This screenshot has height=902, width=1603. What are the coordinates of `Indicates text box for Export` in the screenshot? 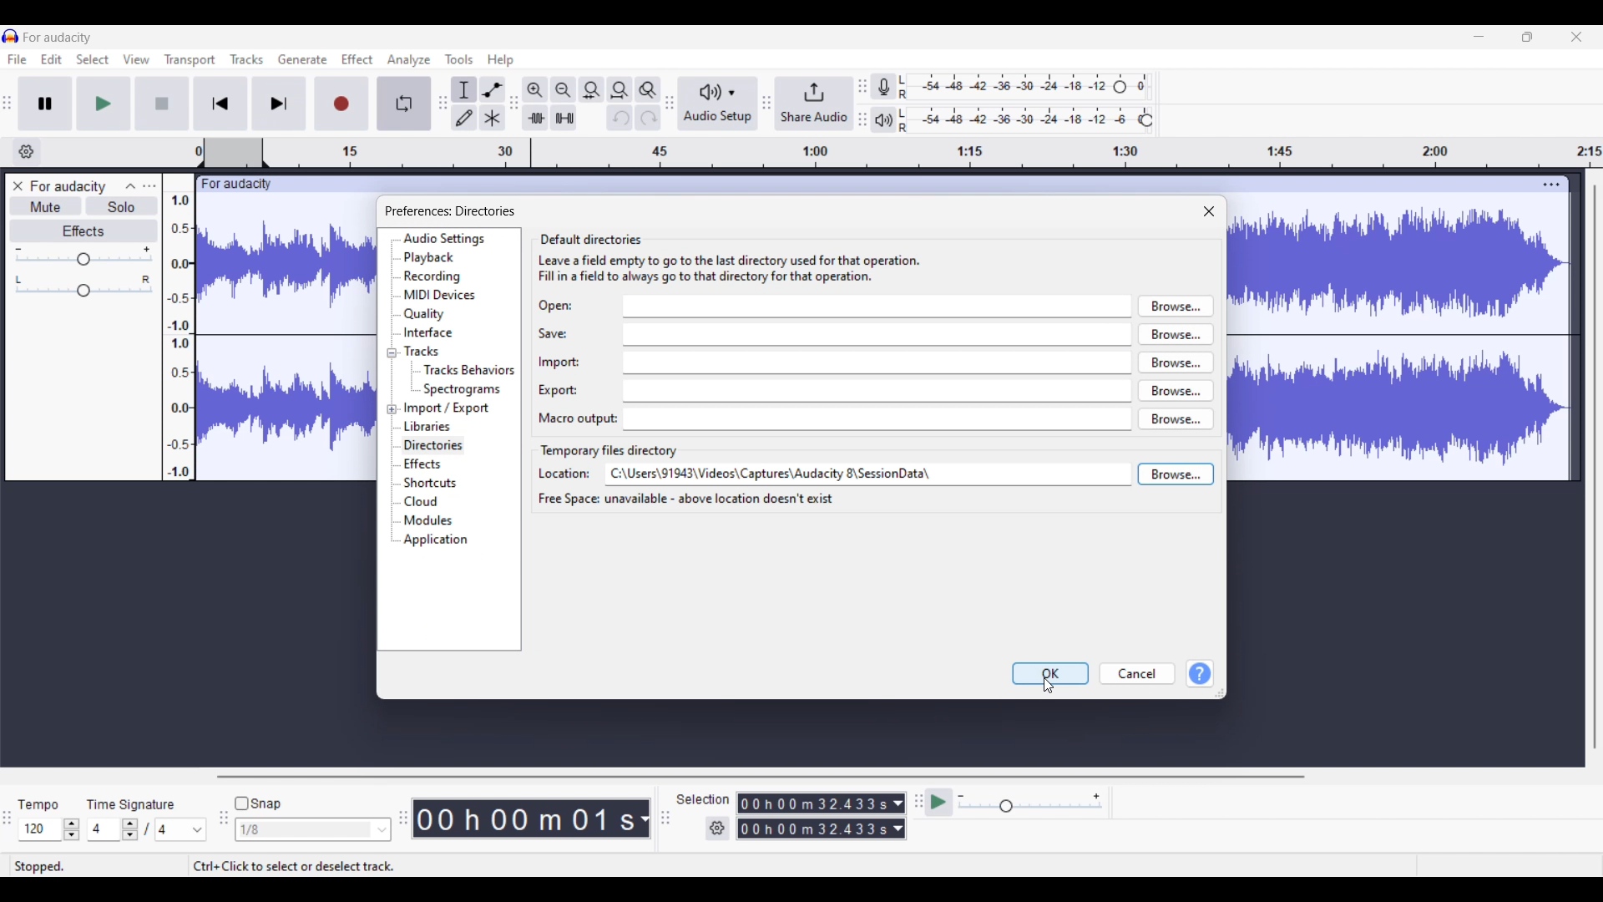 It's located at (559, 392).